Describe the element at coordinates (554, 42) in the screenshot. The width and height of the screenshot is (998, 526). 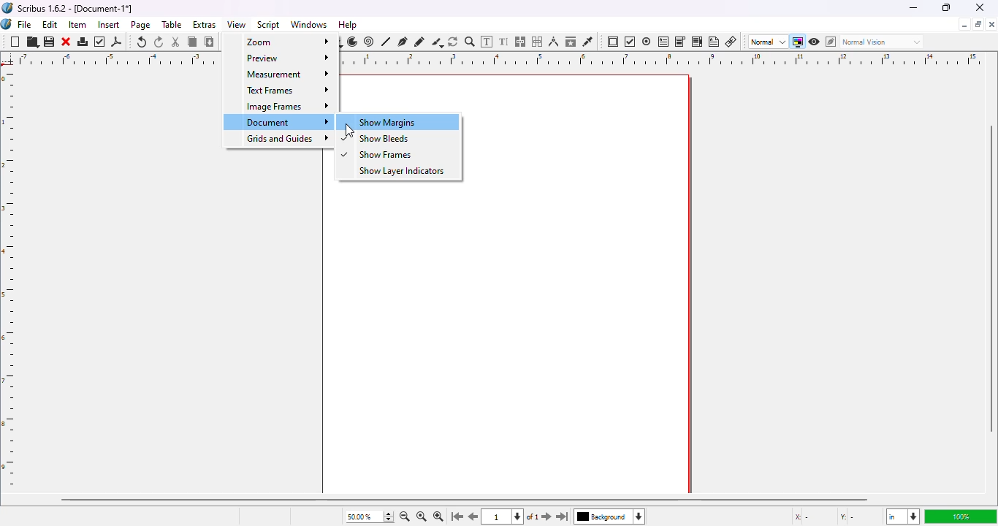
I see `measurements` at that location.